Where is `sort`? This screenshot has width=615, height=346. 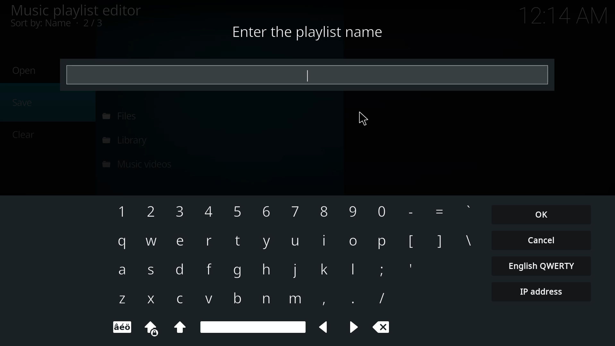 sort is located at coordinates (58, 23).